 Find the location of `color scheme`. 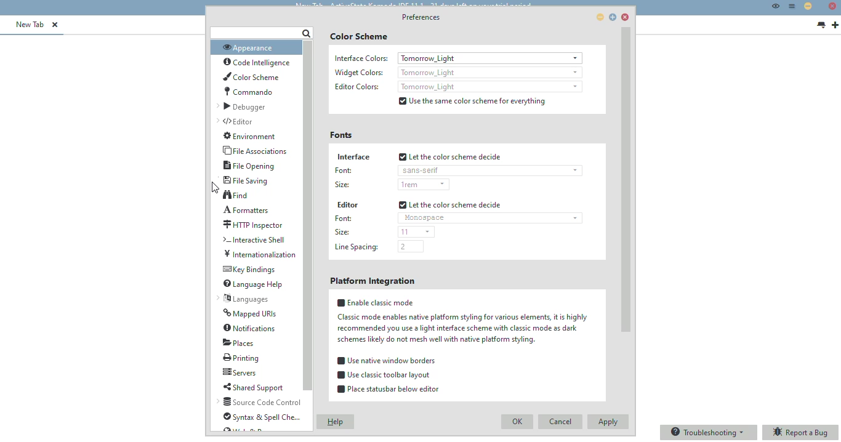

color scheme is located at coordinates (359, 36).